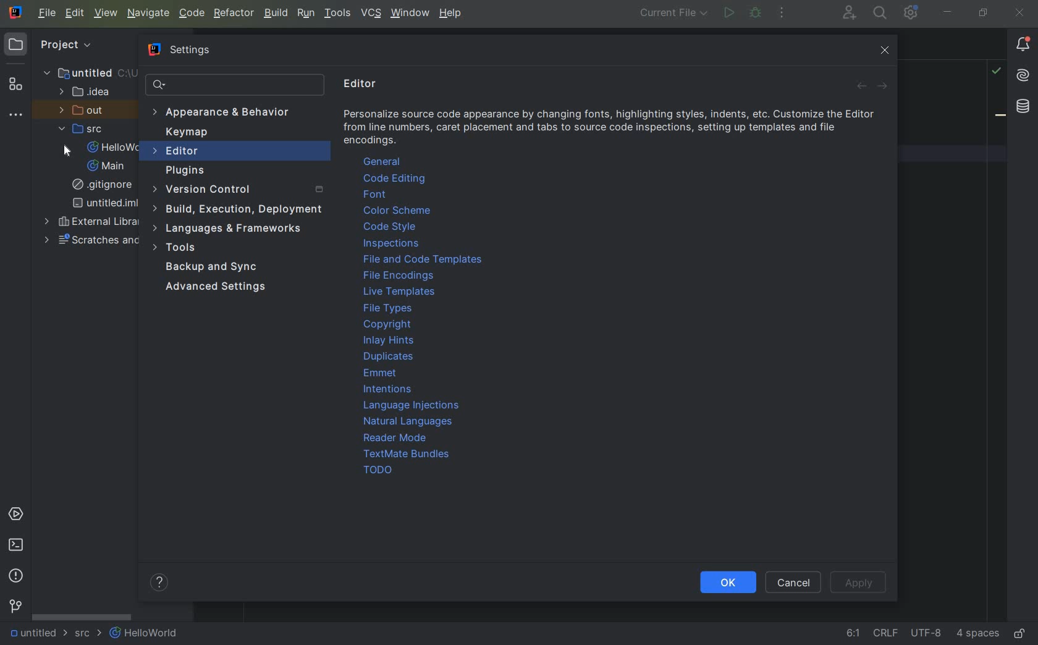 This screenshot has height=645, width=1038. I want to click on PROJECT, so click(17, 45).